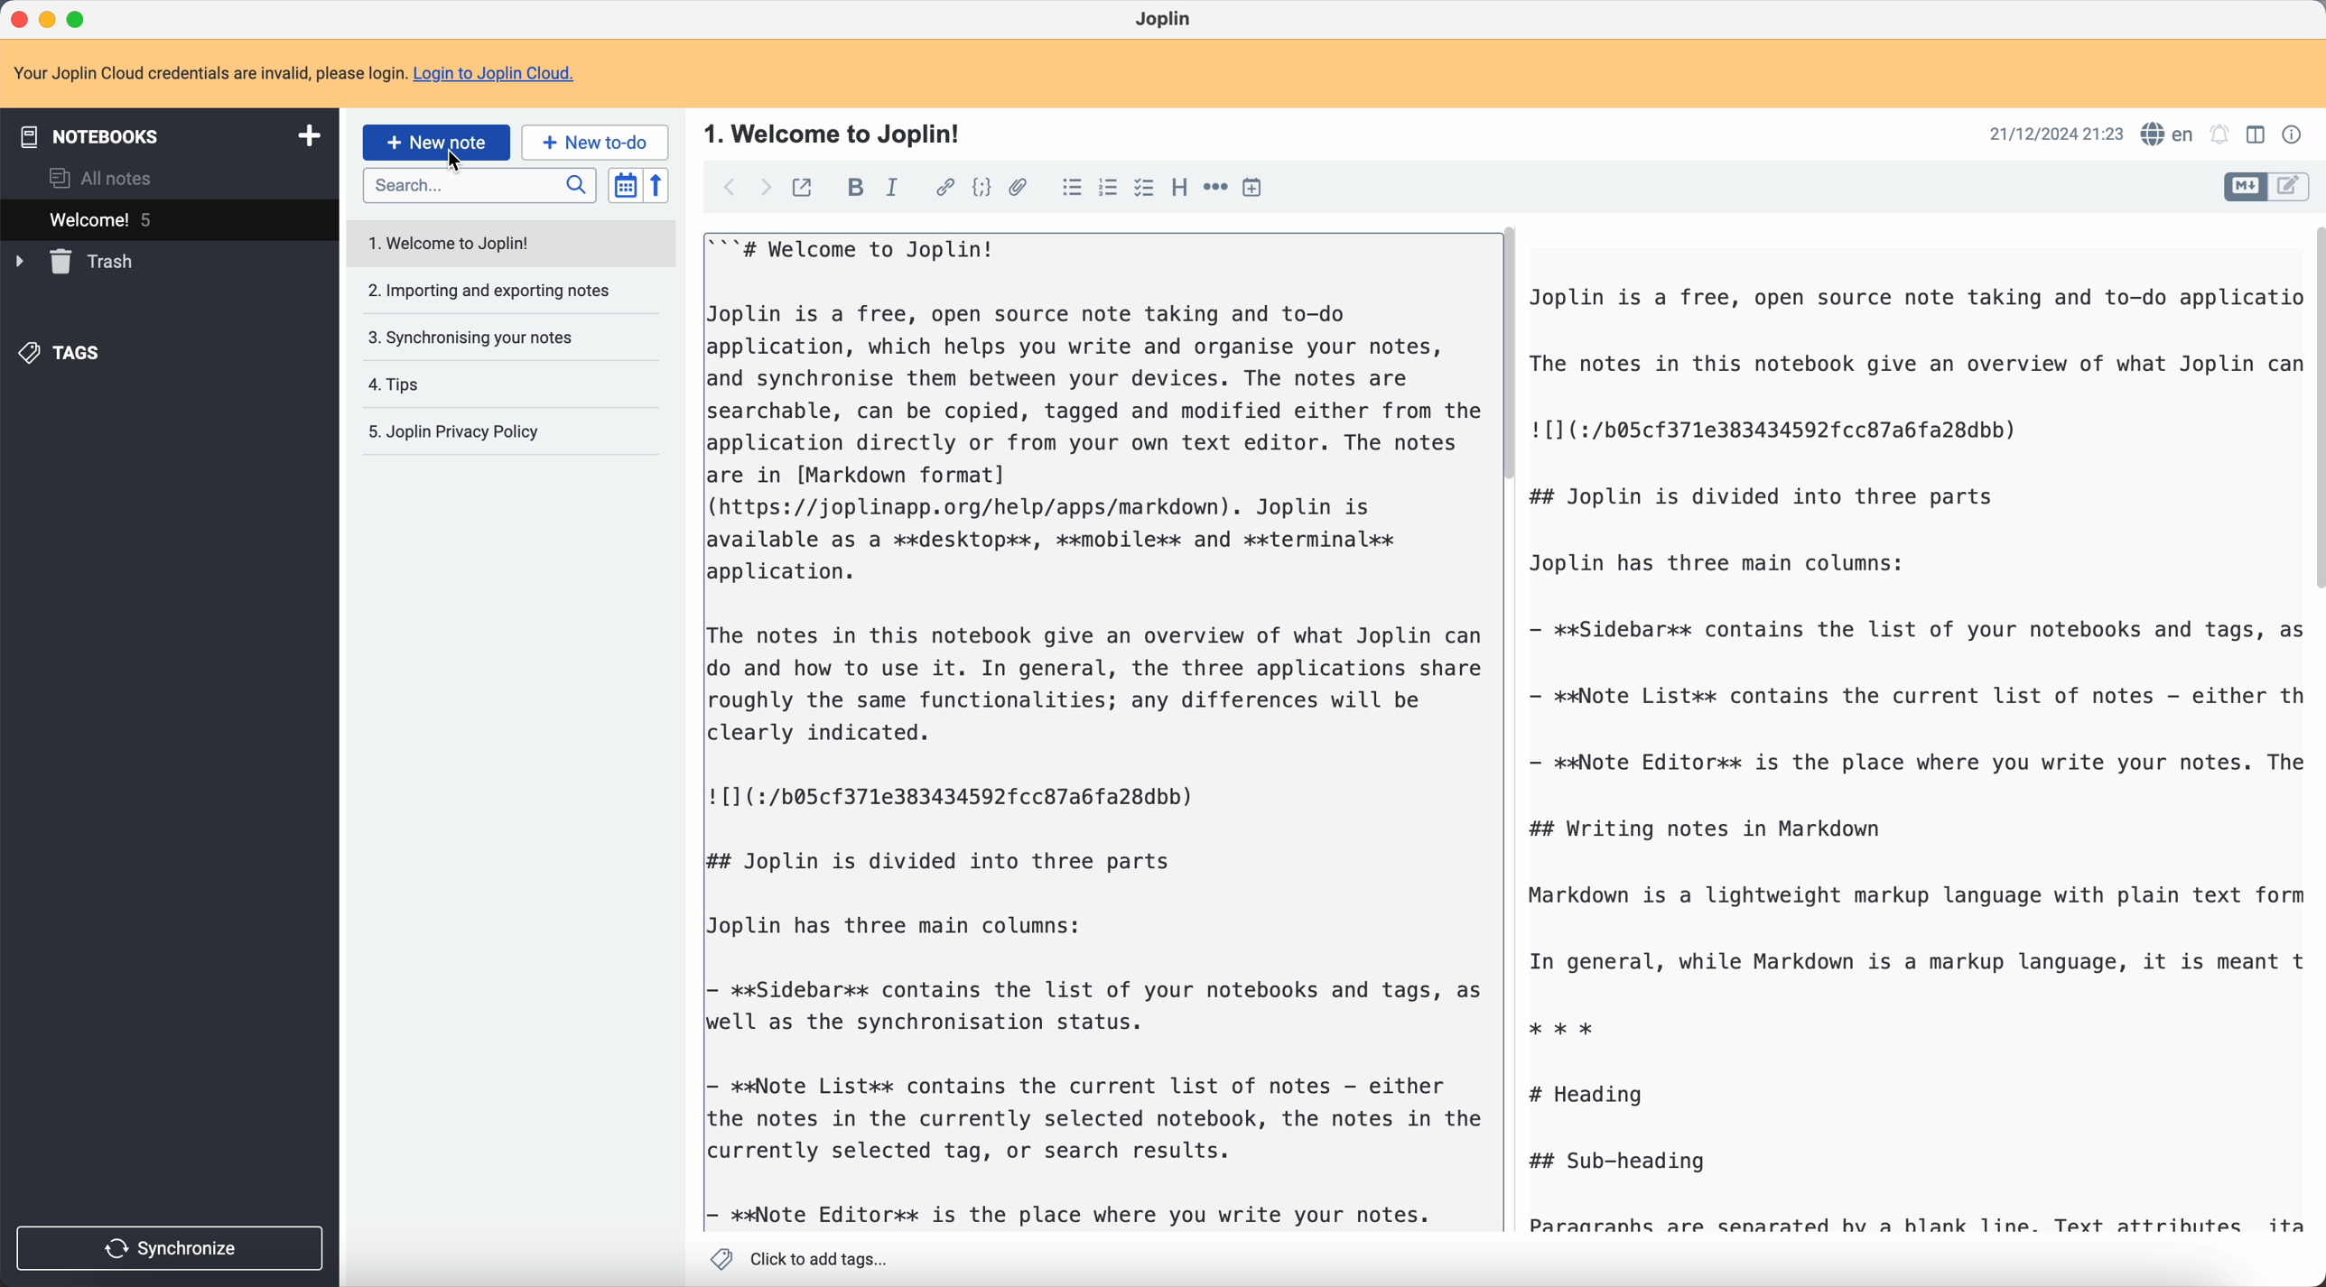 The image size is (2326, 1287). I want to click on bulleted list, so click(1072, 190).